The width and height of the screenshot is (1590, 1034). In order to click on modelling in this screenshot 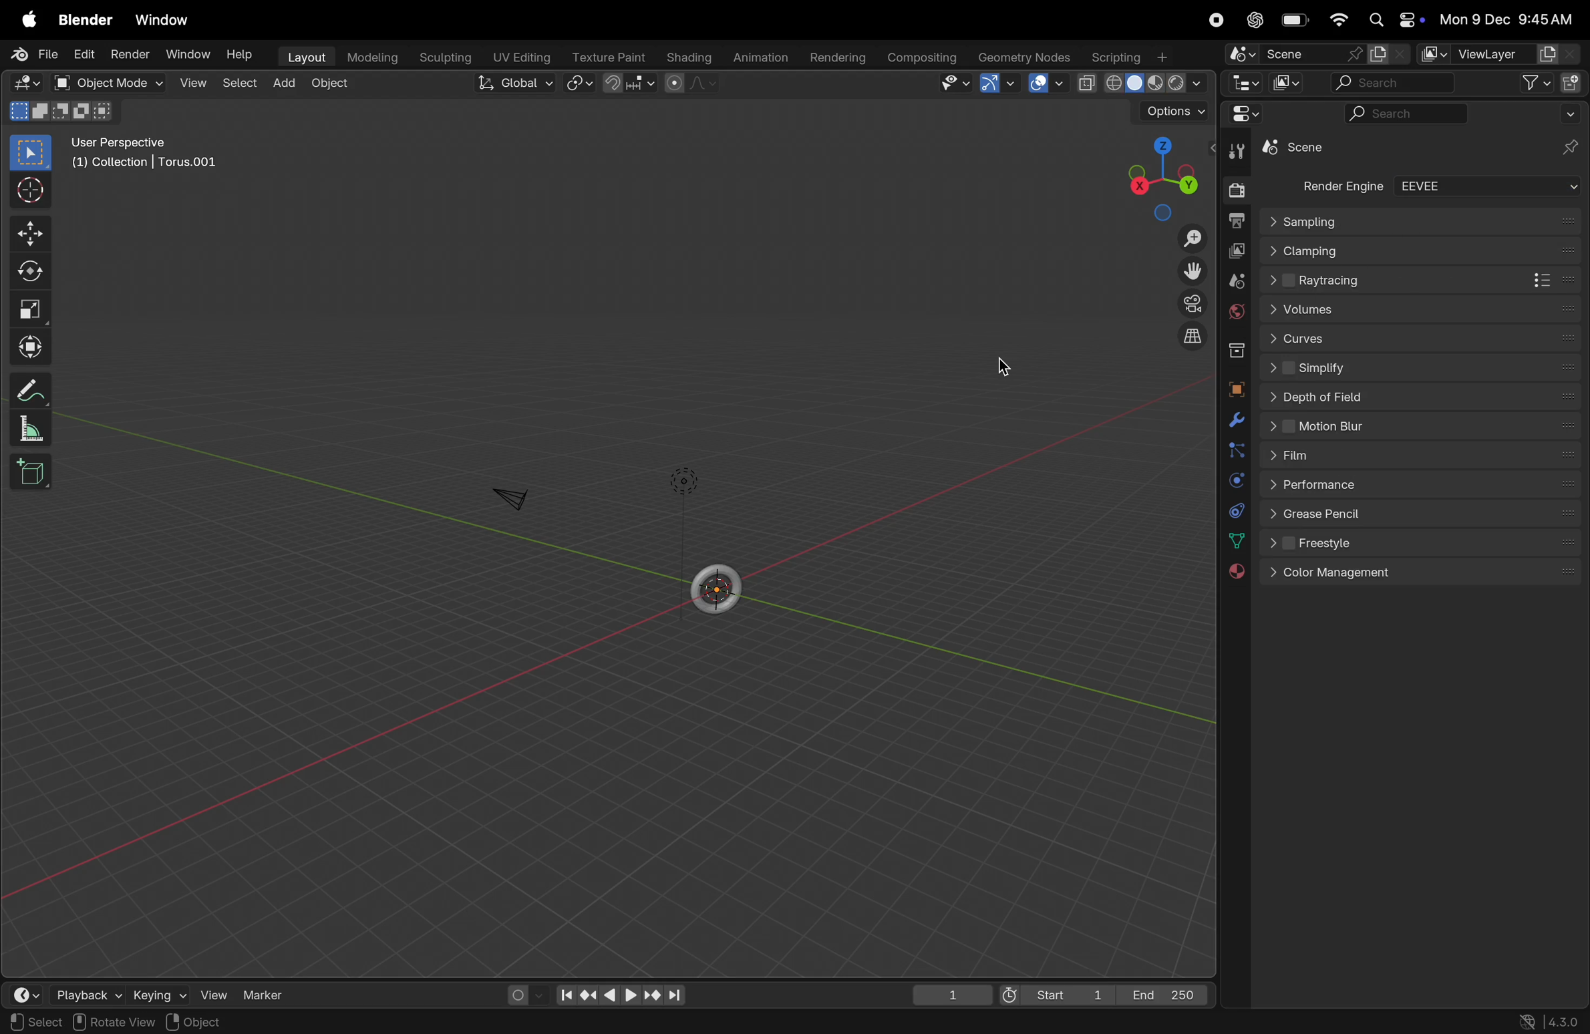, I will do `click(372, 57)`.